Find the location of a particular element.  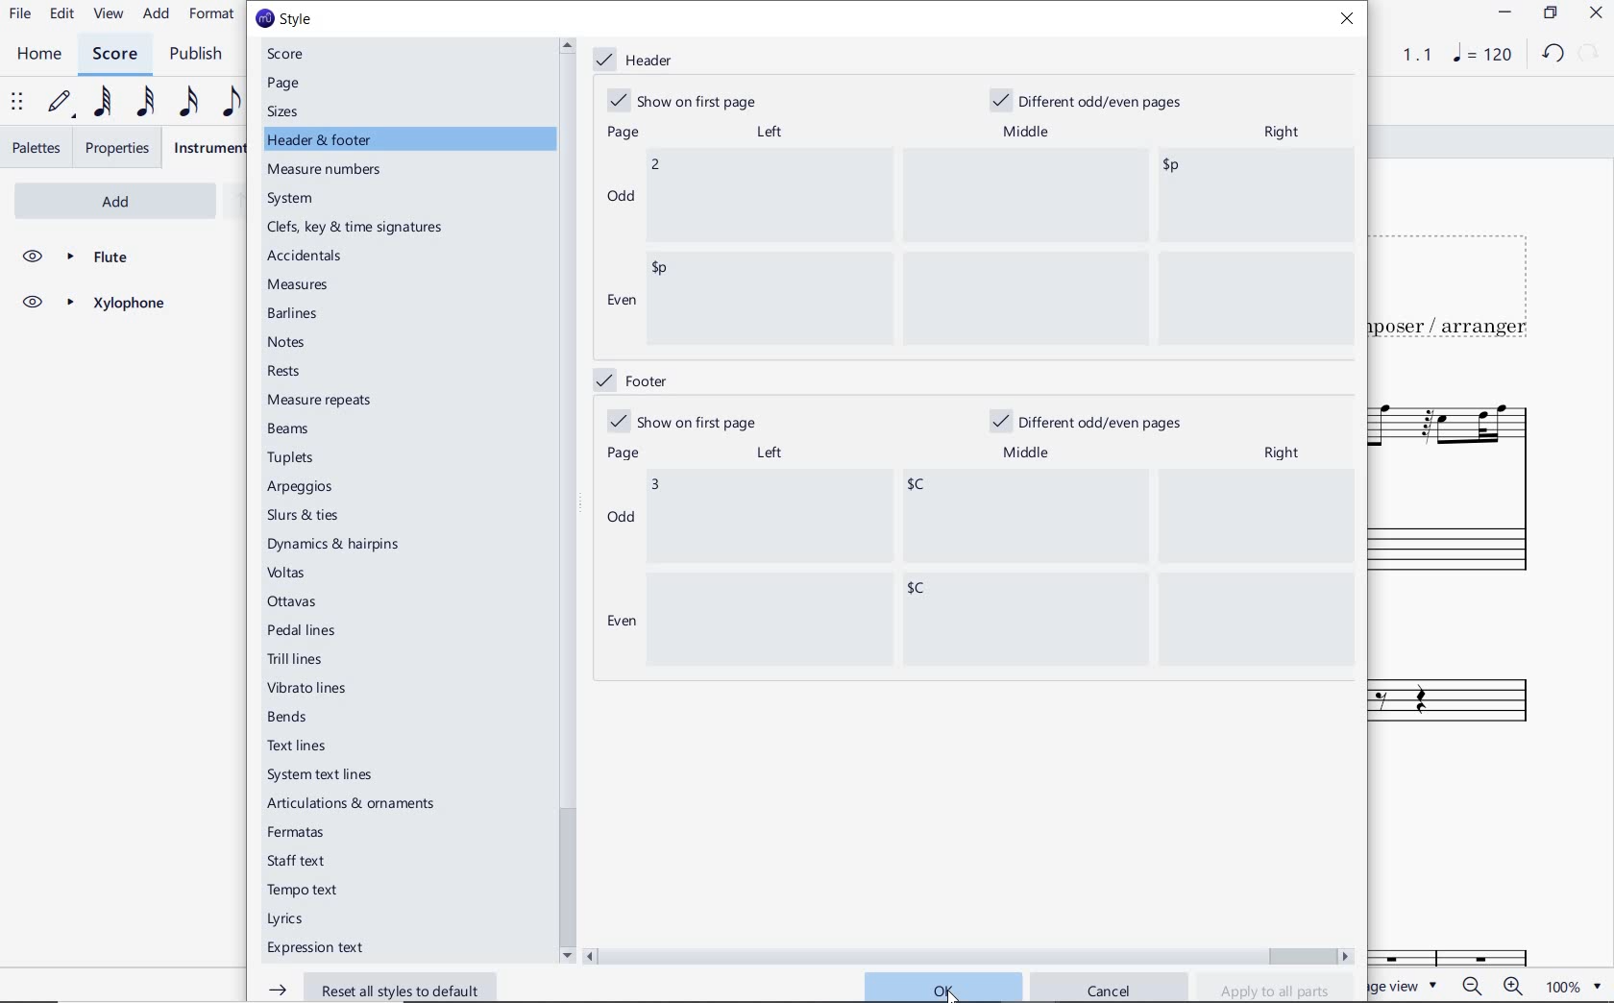

notes is located at coordinates (287, 342).